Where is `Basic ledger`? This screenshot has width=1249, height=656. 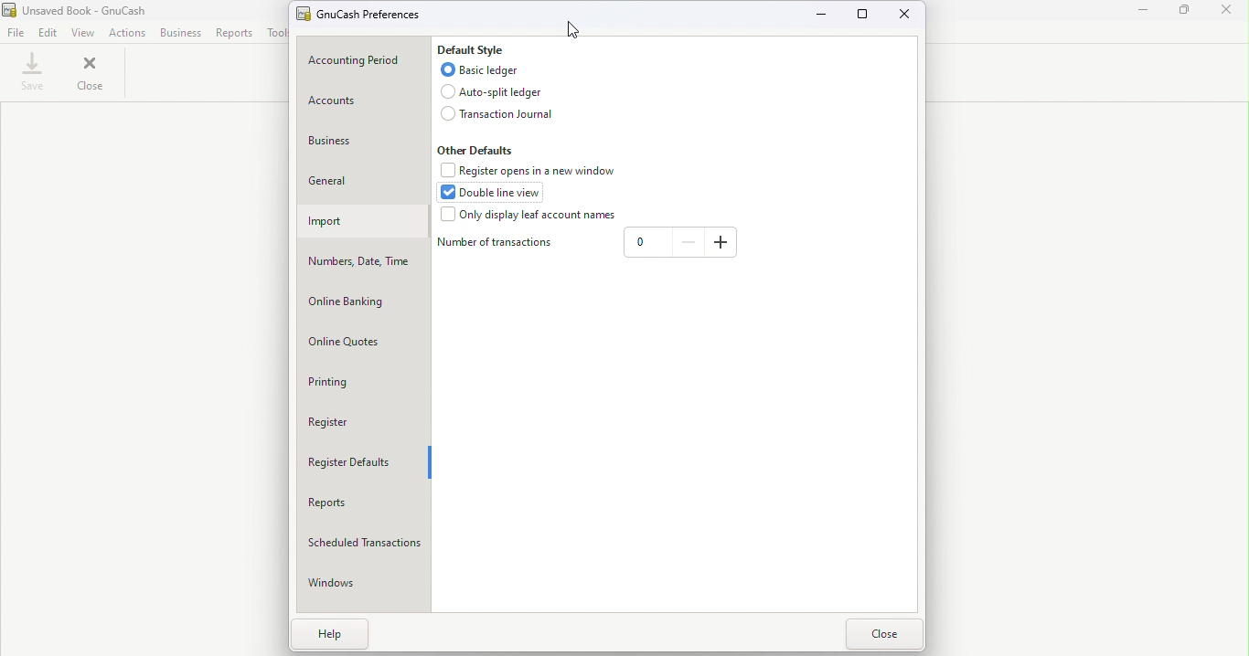
Basic ledger is located at coordinates (486, 70).